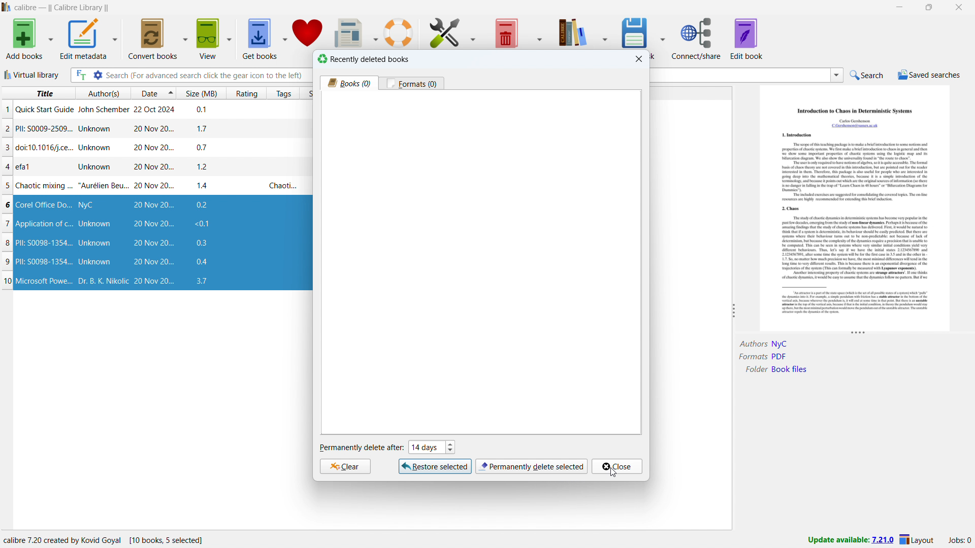  I want to click on save to disk options, so click(663, 37).